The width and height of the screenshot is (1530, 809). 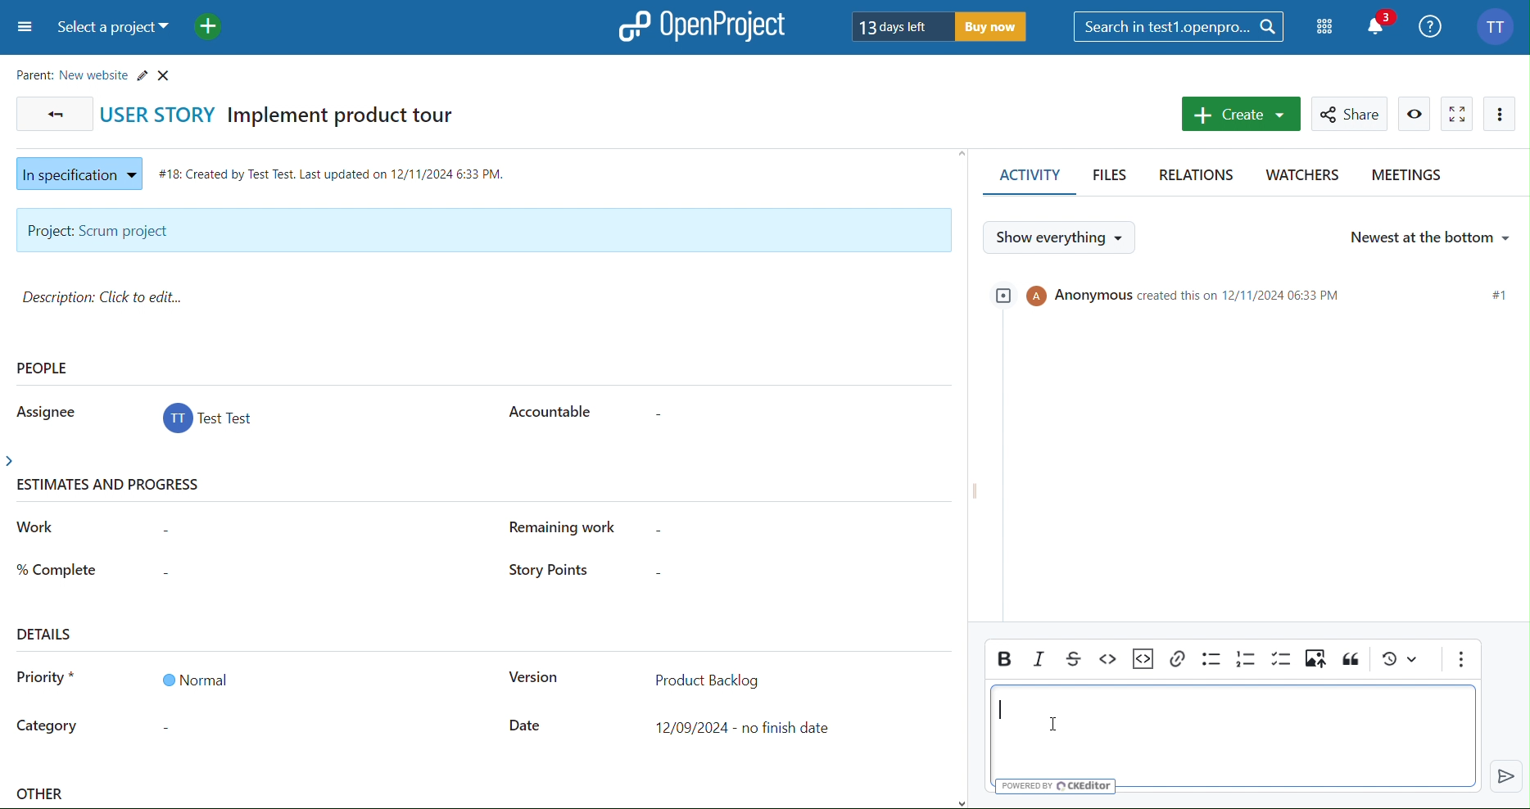 What do you see at coordinates (116, 29) in the screenshot?
I see `Select a project` at bounding box center [116, 29].